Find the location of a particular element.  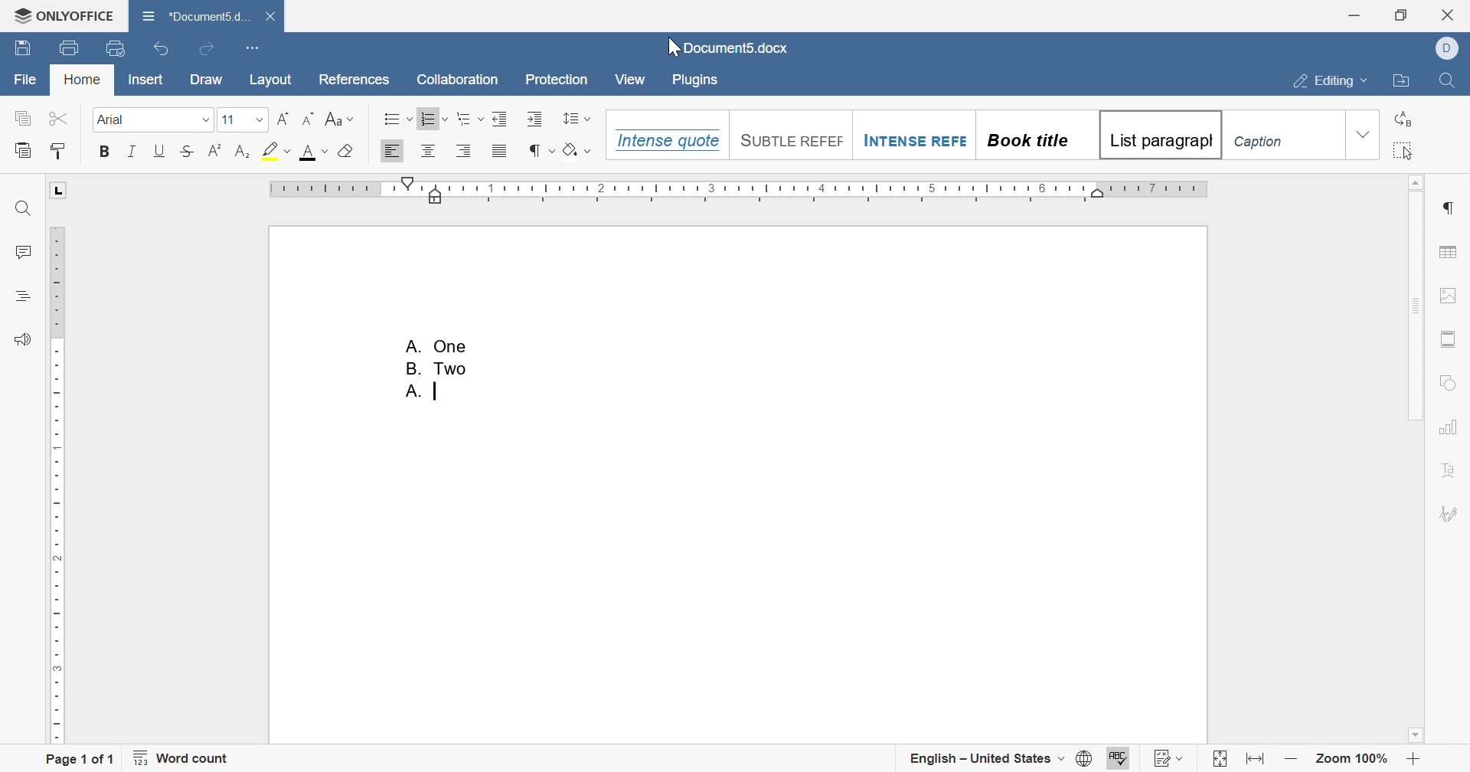

onlyoffice is located at coordinates (64, 15).